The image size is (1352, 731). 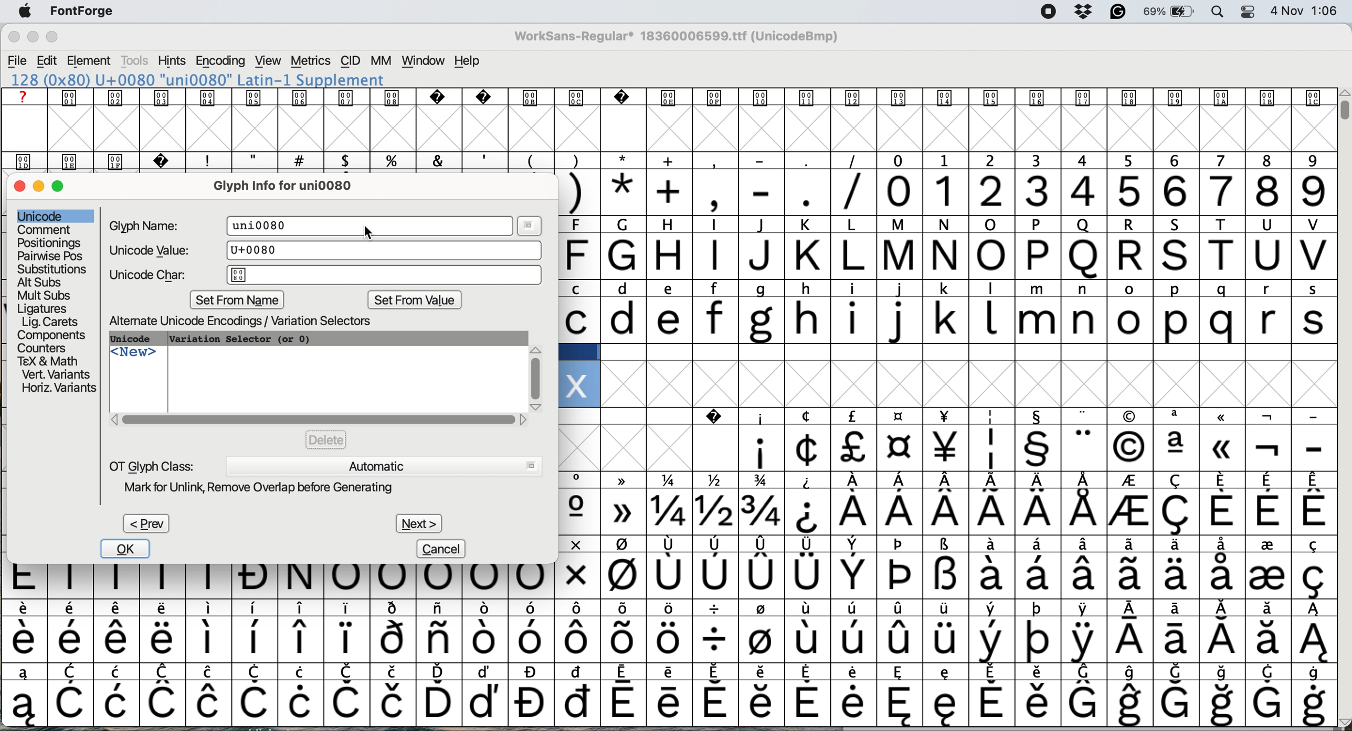 I want to click on cancel, so click(x=443, y=549).